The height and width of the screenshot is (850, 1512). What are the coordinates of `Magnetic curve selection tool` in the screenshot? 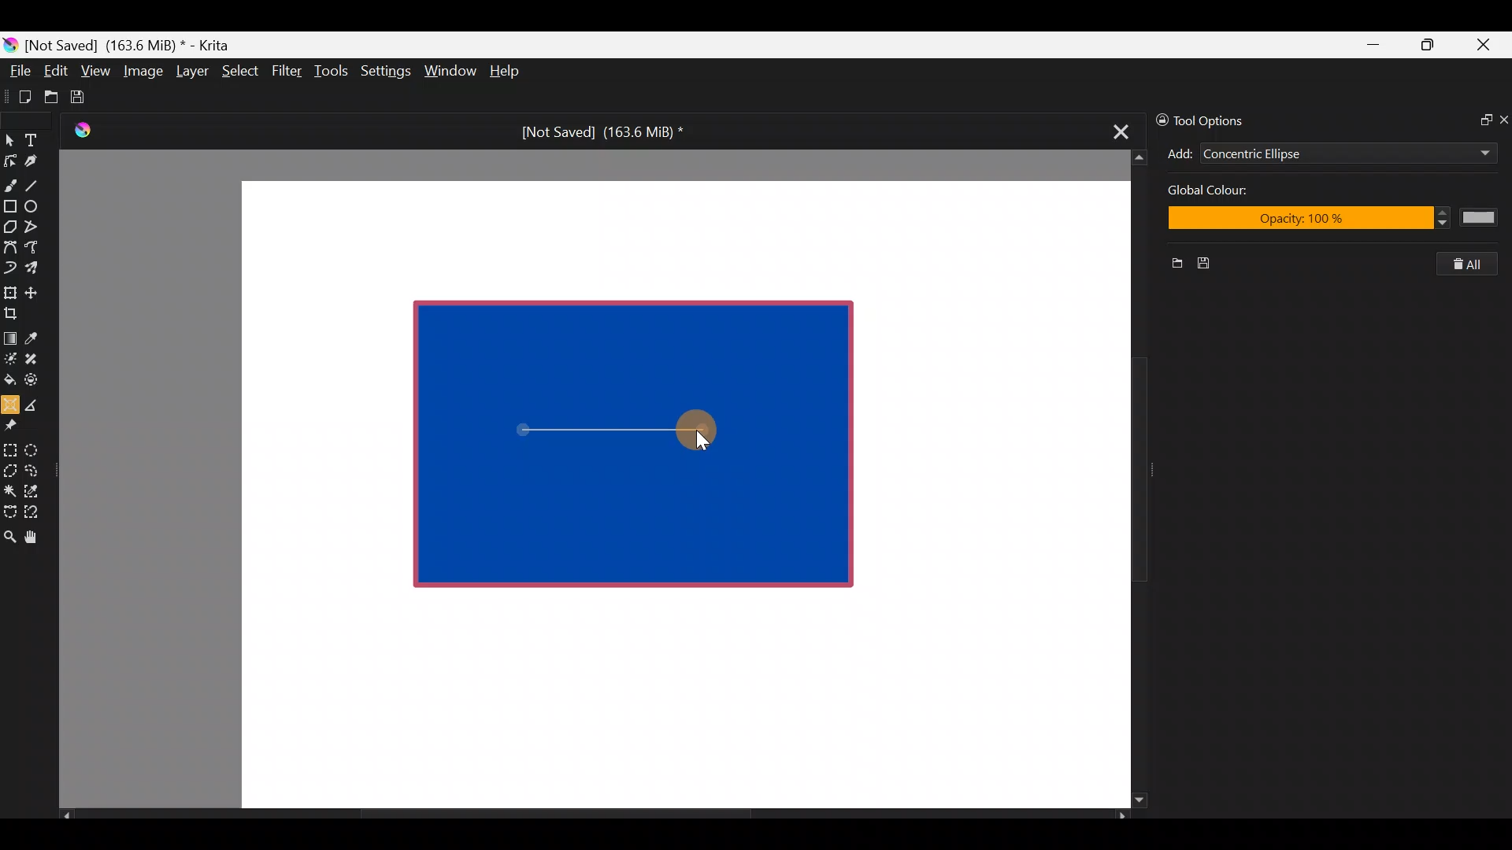 It's located at (36, 513).